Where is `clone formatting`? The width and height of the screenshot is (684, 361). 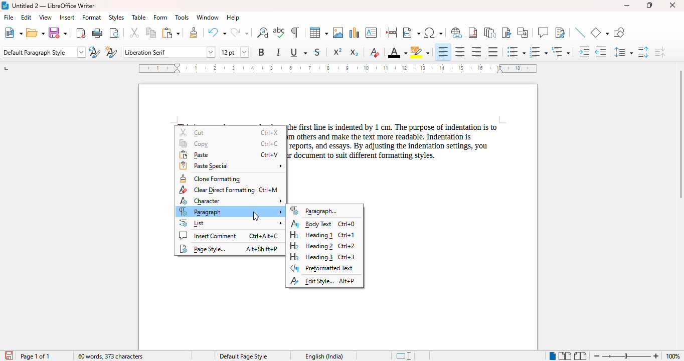 clone formatting is located at coordinates (193, 33).